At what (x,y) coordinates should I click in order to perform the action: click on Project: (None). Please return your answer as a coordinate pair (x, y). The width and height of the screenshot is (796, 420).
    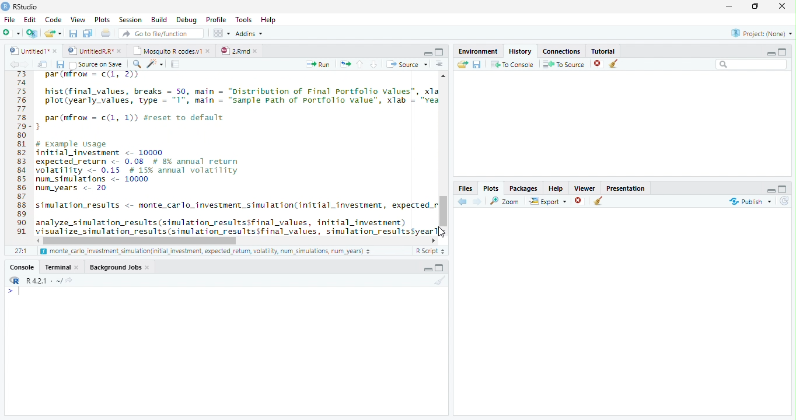
    Looking at the image, I should click on (759, 34).